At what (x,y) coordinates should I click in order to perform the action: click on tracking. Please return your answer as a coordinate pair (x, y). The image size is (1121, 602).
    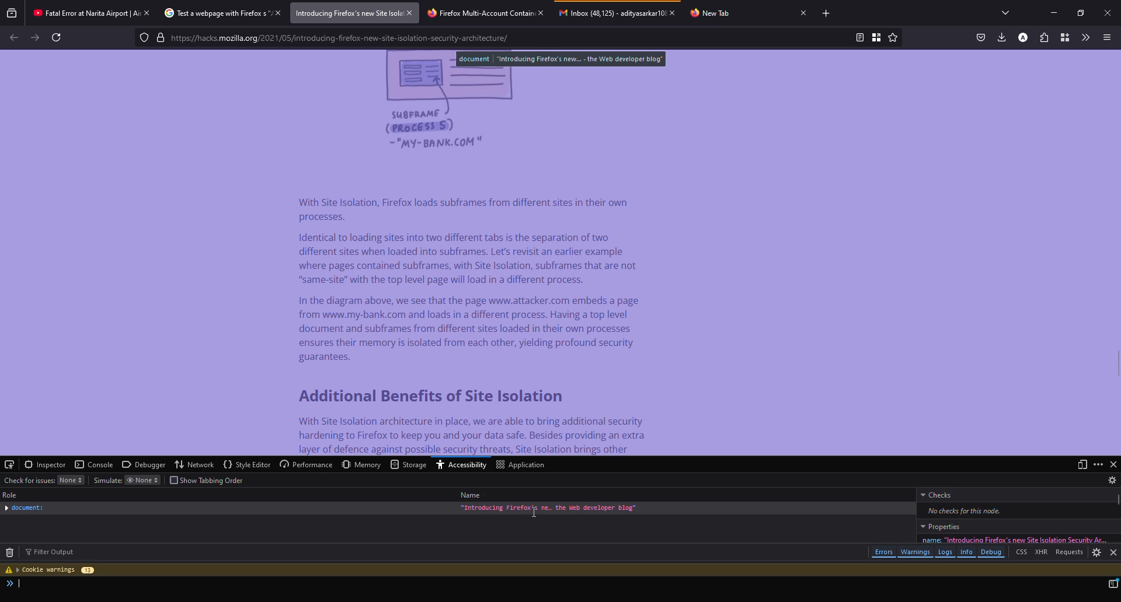
    Looking at the image, I should click on (144, 37).